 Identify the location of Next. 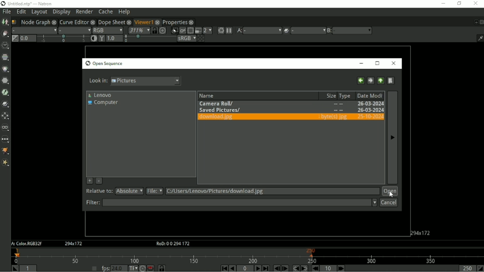
(393, 137).